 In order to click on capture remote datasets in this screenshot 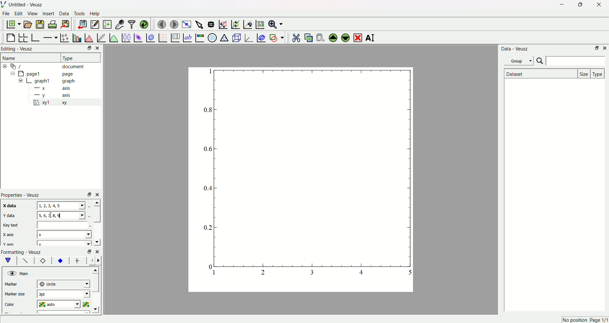, I will do `click(119, 24)`.